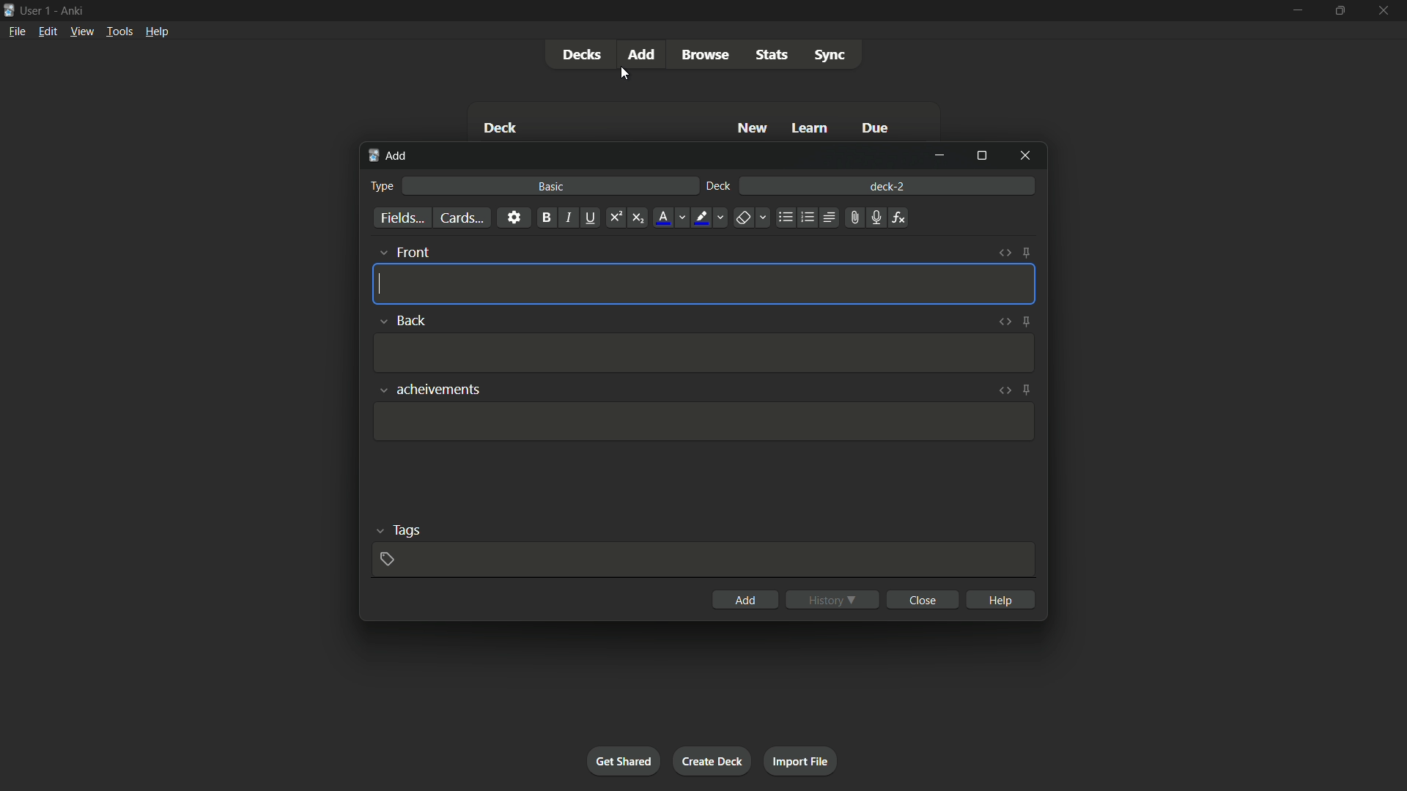 The width and height of the screenshot is (1407, 791). Describe the element at coordinates (72, 11) in the screenshot. I see `app name` at that location.